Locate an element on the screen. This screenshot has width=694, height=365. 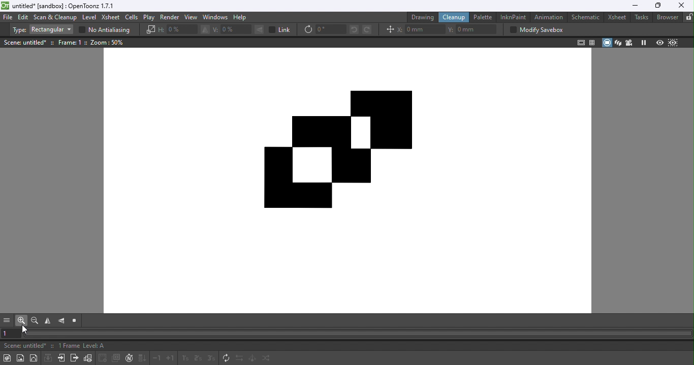
Frame level is located at coordinates (82, 346).